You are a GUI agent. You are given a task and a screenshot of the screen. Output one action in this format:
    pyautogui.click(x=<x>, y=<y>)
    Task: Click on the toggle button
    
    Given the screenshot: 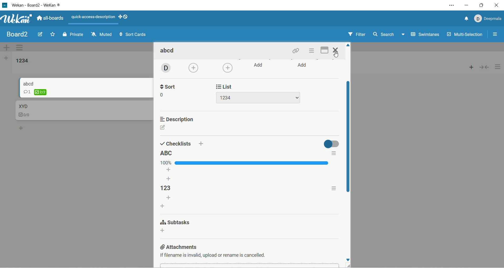 What is the action you would take?
    pyautogui.click(x=331, y=144)
    